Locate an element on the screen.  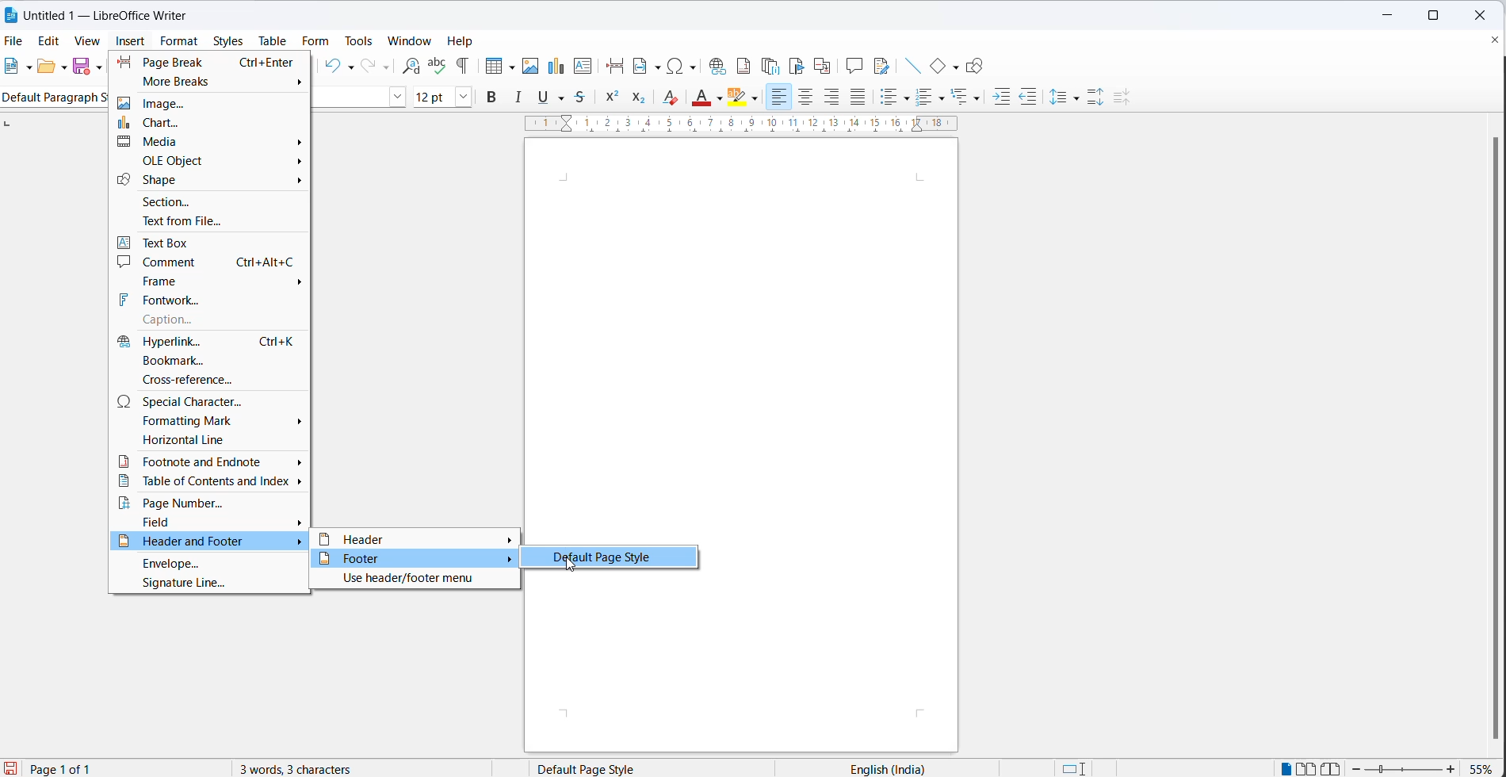
chart is located at coordinates (209, 123).